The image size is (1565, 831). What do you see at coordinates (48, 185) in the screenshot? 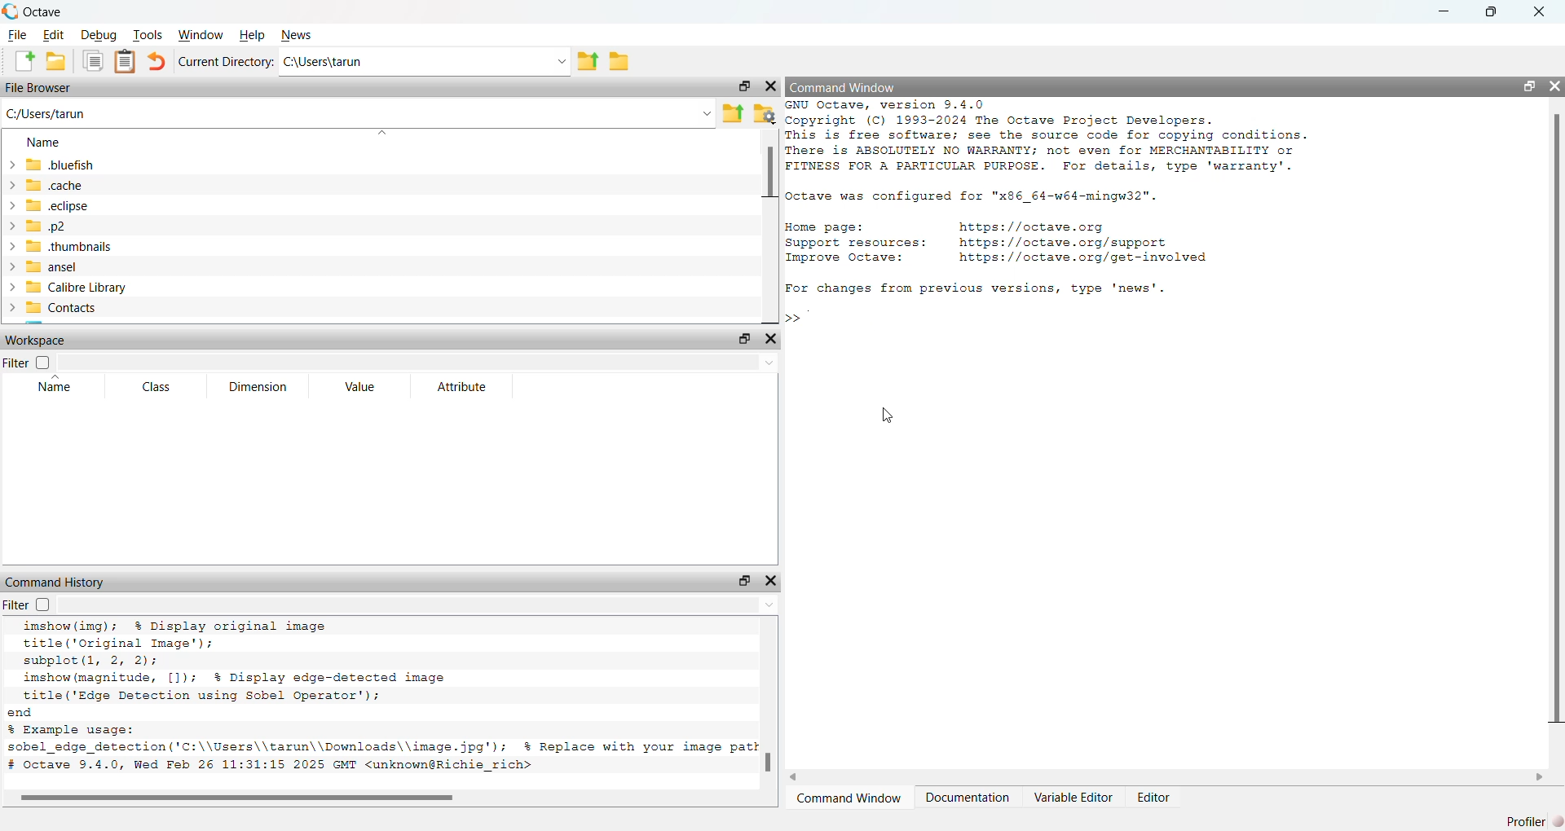
I see `“cache` at bounding box center [48, 185].